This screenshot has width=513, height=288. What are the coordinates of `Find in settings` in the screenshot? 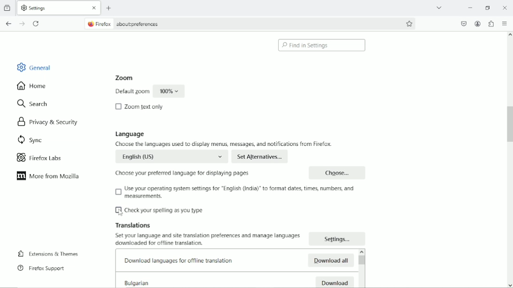 It's located at (322, 45).